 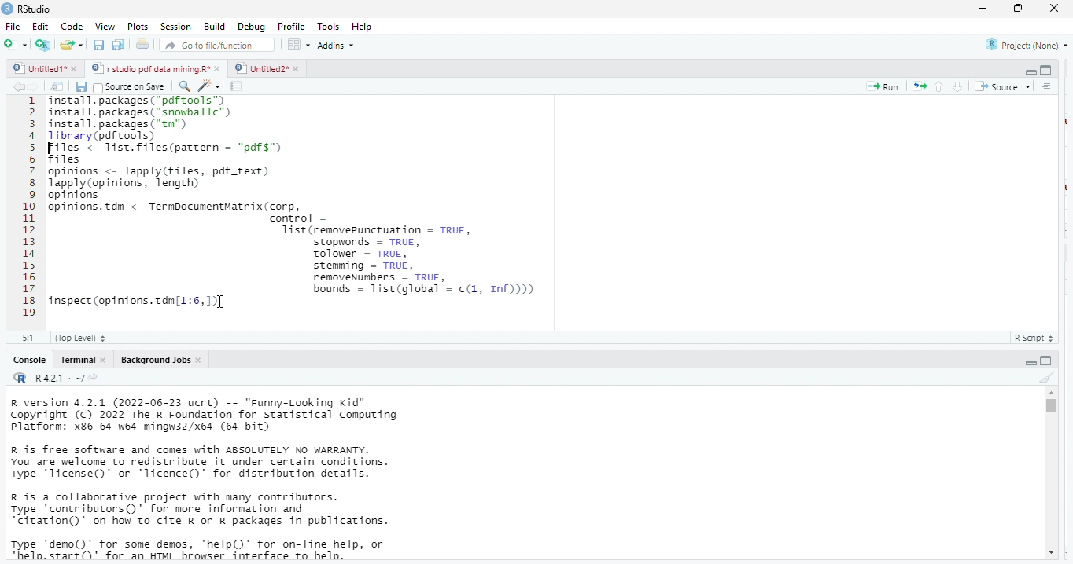 What do you see at coordinates (42, 45) in the screenshot?
I see `create a project` at bounding box center [42, 45].